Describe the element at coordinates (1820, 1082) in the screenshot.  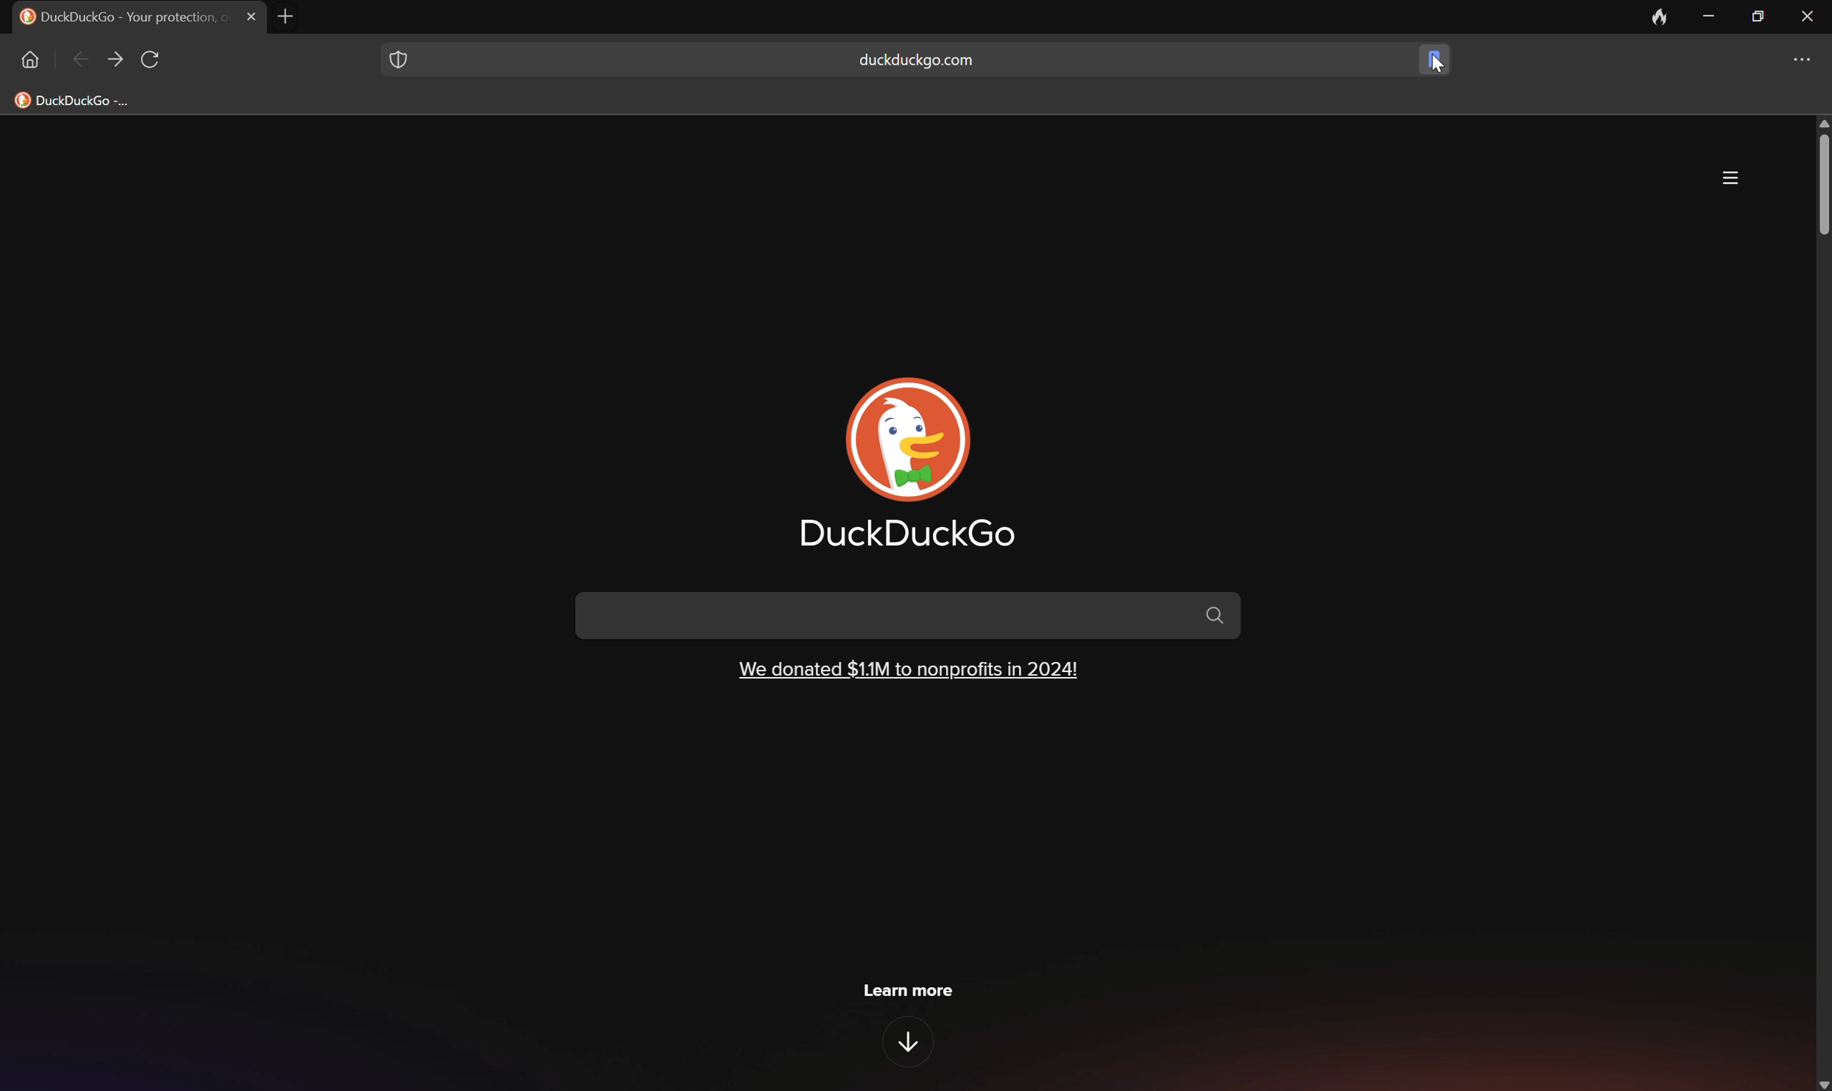
I see `Scroll Down` at that location.